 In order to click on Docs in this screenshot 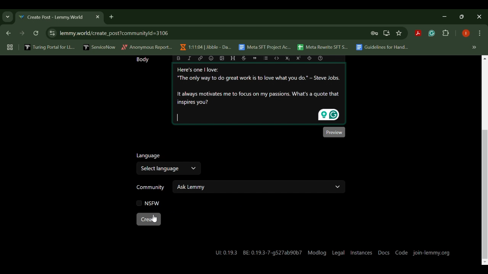, I will do `click(384, 252)`.